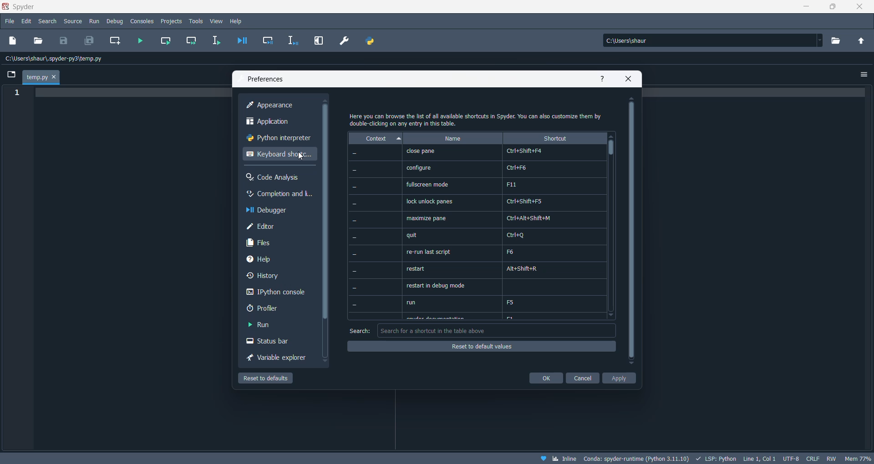  I want to click on new file, so click(13, 42).